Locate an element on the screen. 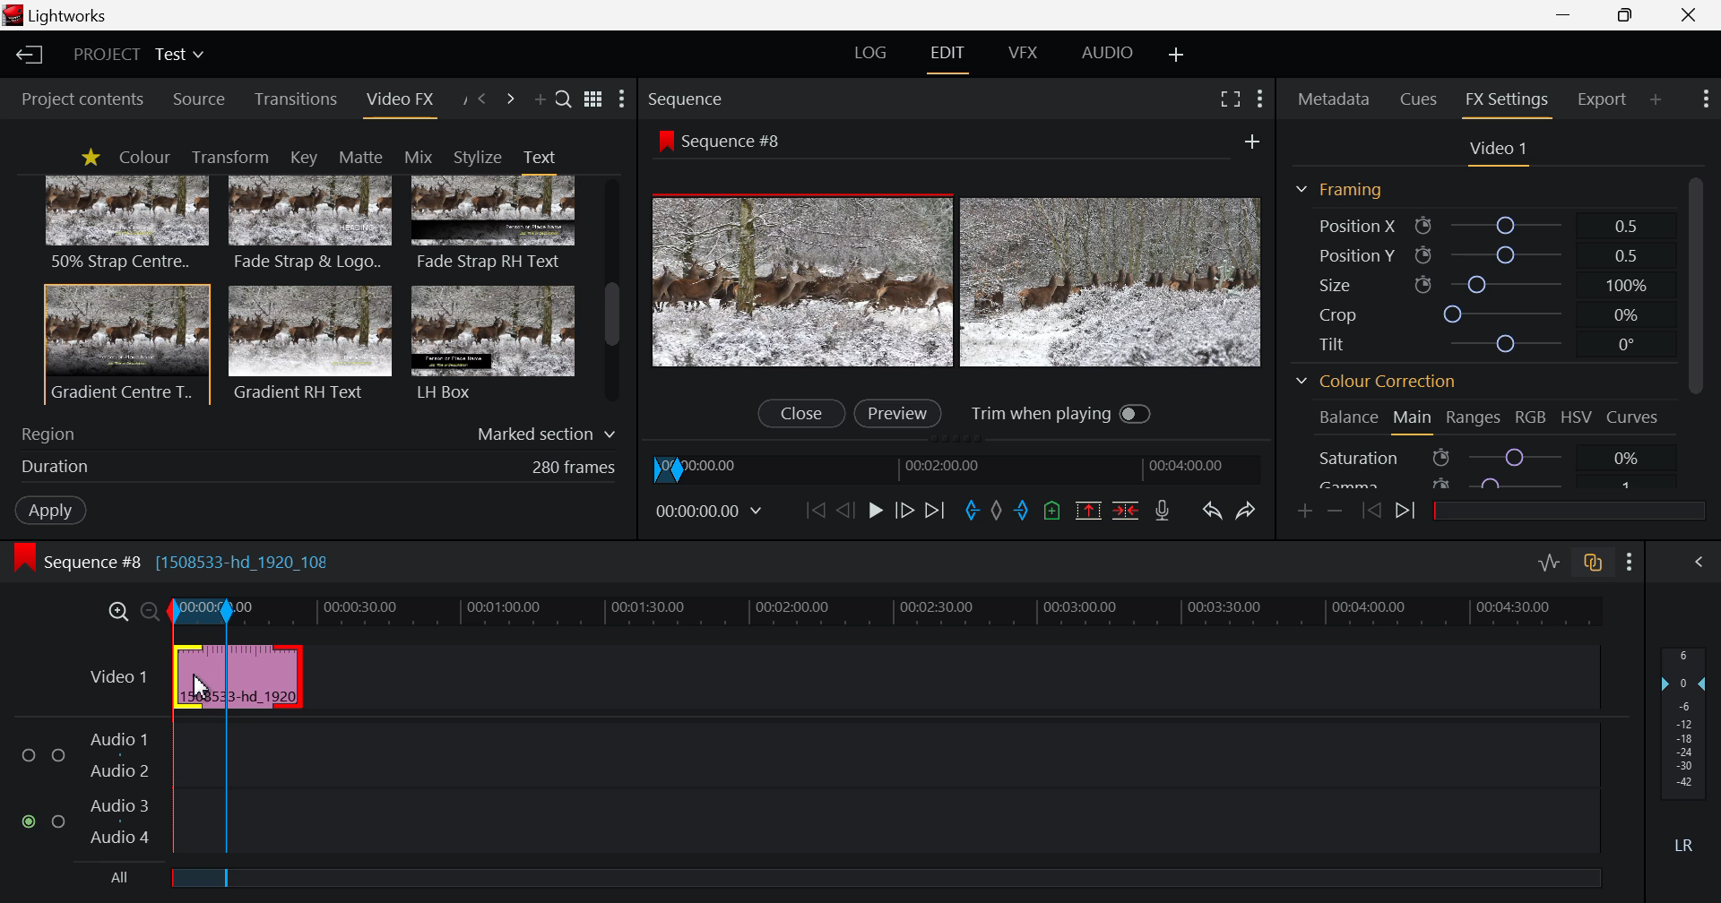 This screenshot has height=903, width=1721. Tilt is located at coordinates (1484, 343).